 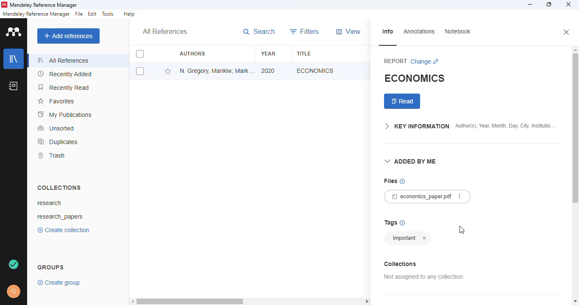 What do you see at coordinates (568, 4) in the screenshot?
I see `close` at bounding box center [568, 4].